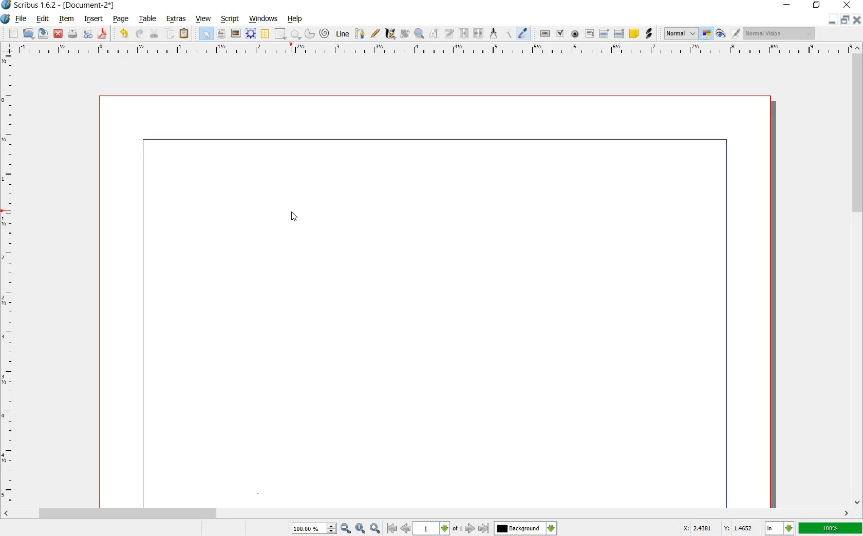 The image size is (863, 536). I want to click on LINE, so click(343, 32).